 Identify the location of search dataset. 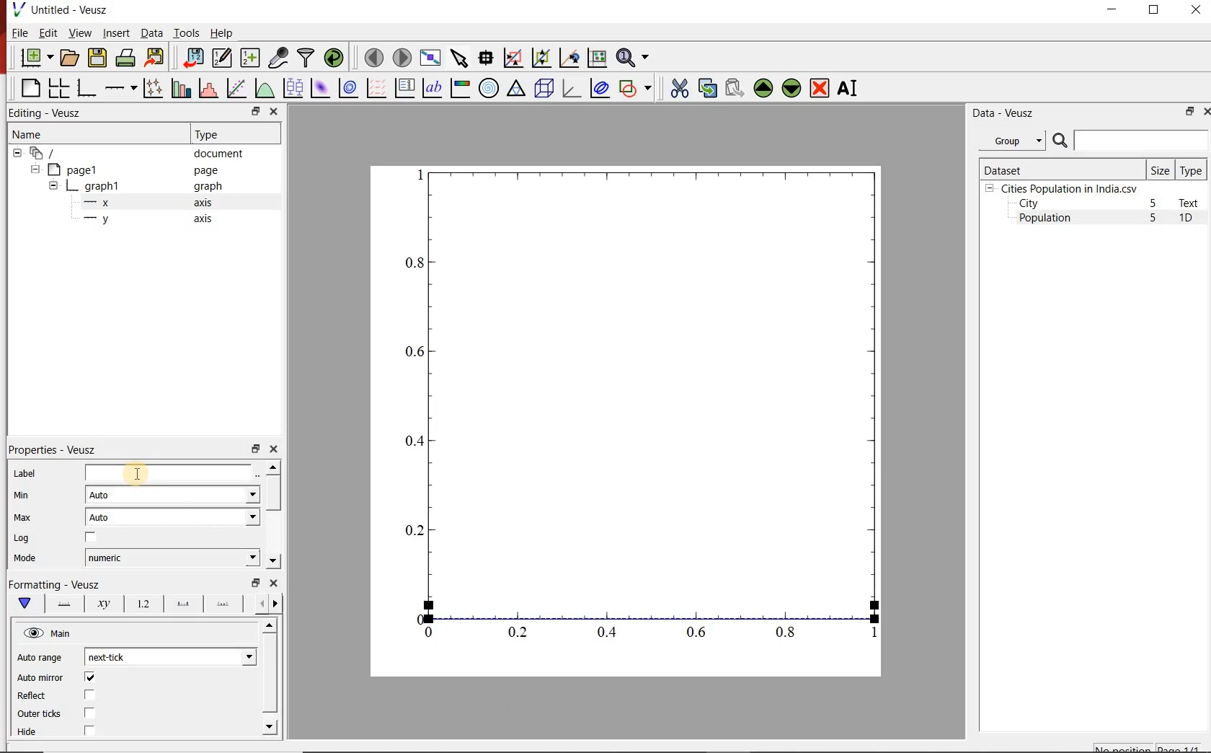
(1131, 141).